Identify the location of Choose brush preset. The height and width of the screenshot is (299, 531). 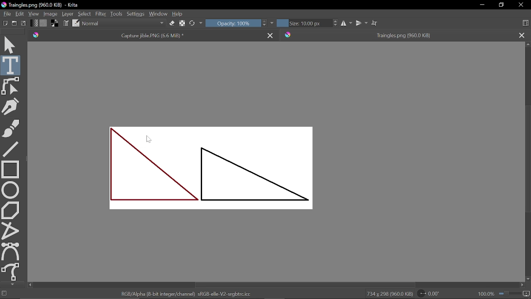
(76, 23).